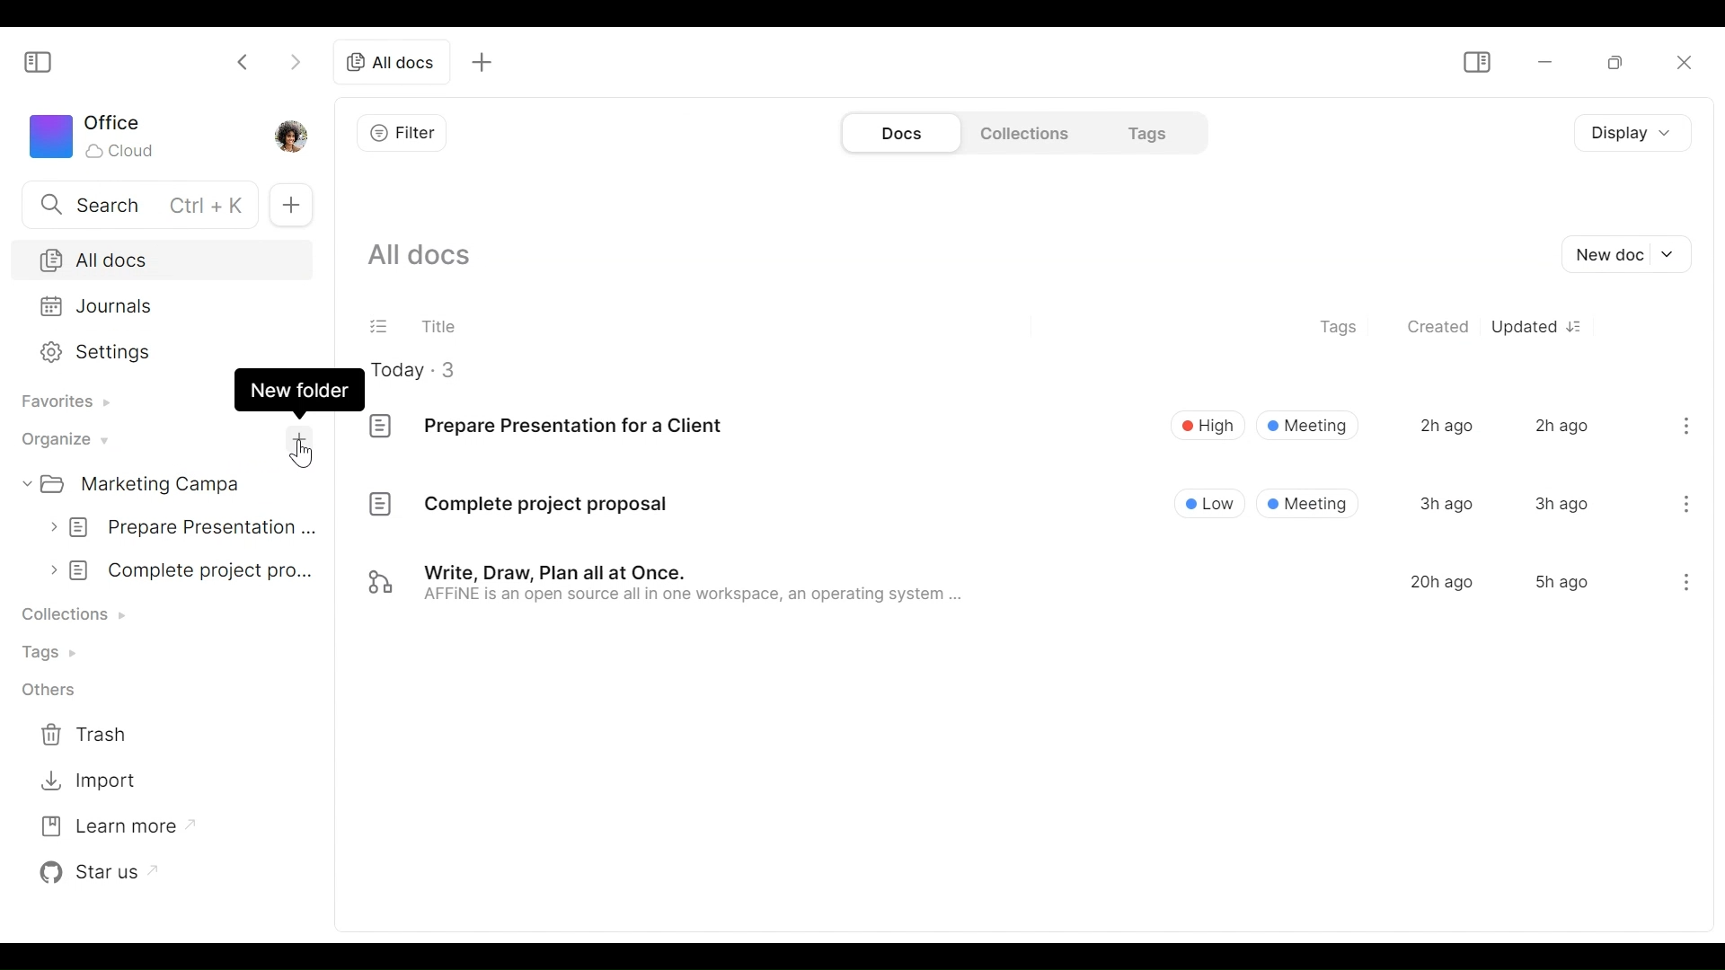 This screenshot has height=970, width=1725. I want to click on  Prepare Presentation for a Client, so click(552, 428).